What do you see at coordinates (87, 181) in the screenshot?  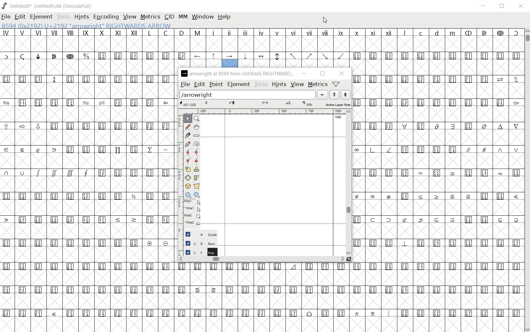 I see `glyph characters` at bounding box center [87, 181].